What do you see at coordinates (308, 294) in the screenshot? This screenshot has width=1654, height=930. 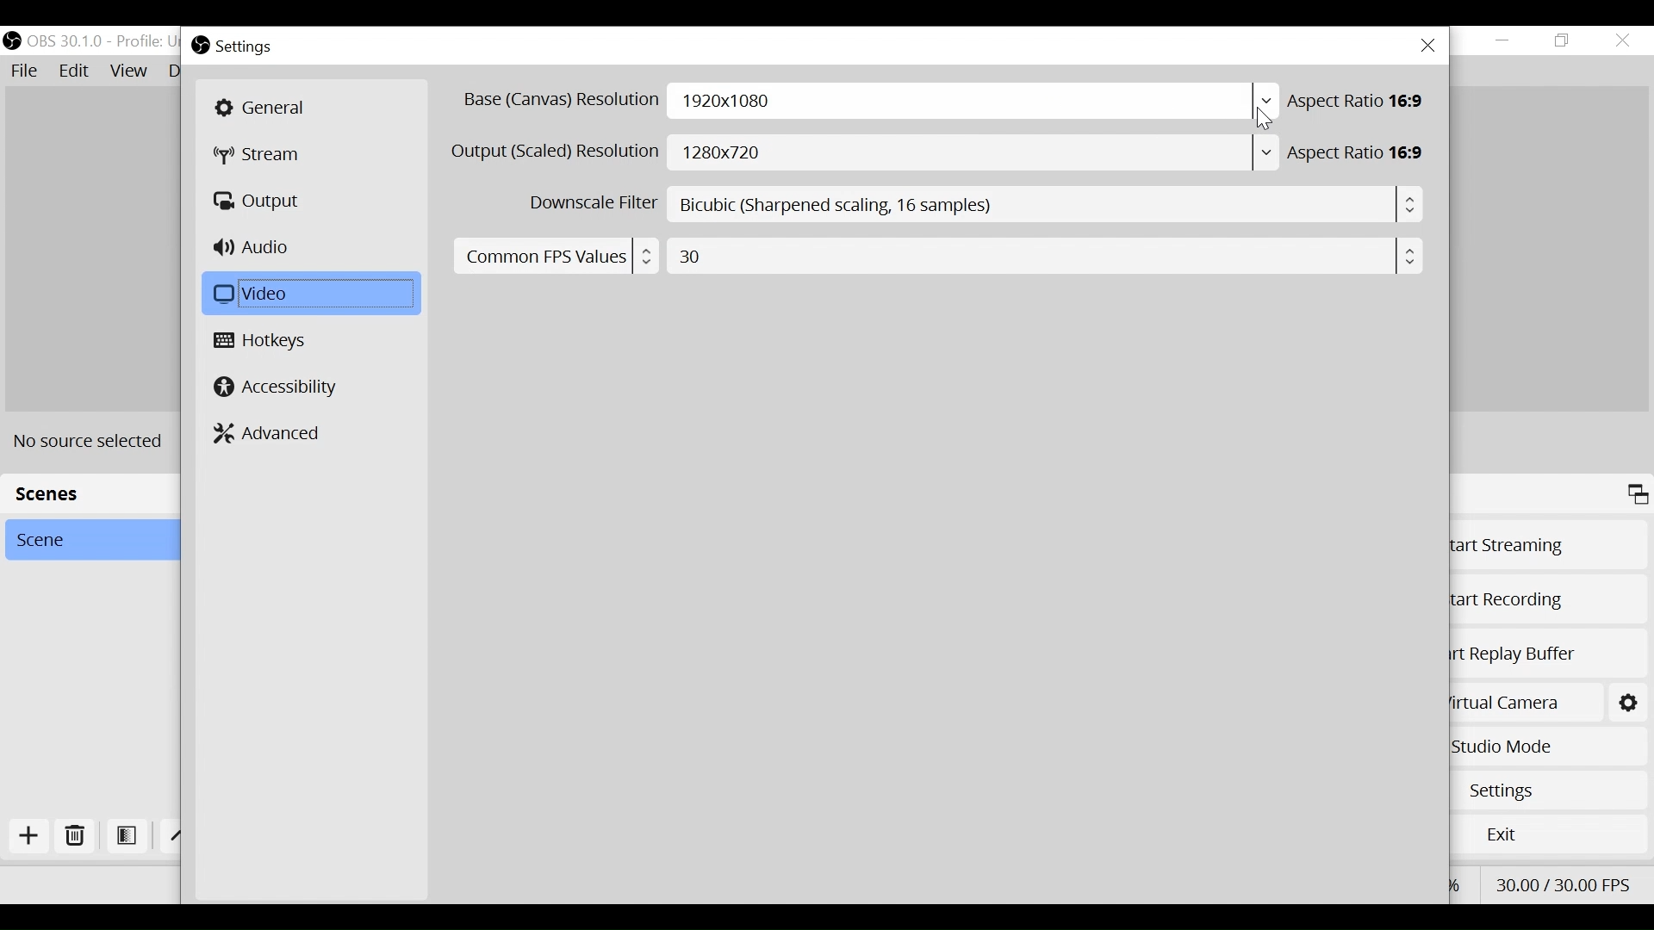 I see `Video` at bounding box center [308, 294].